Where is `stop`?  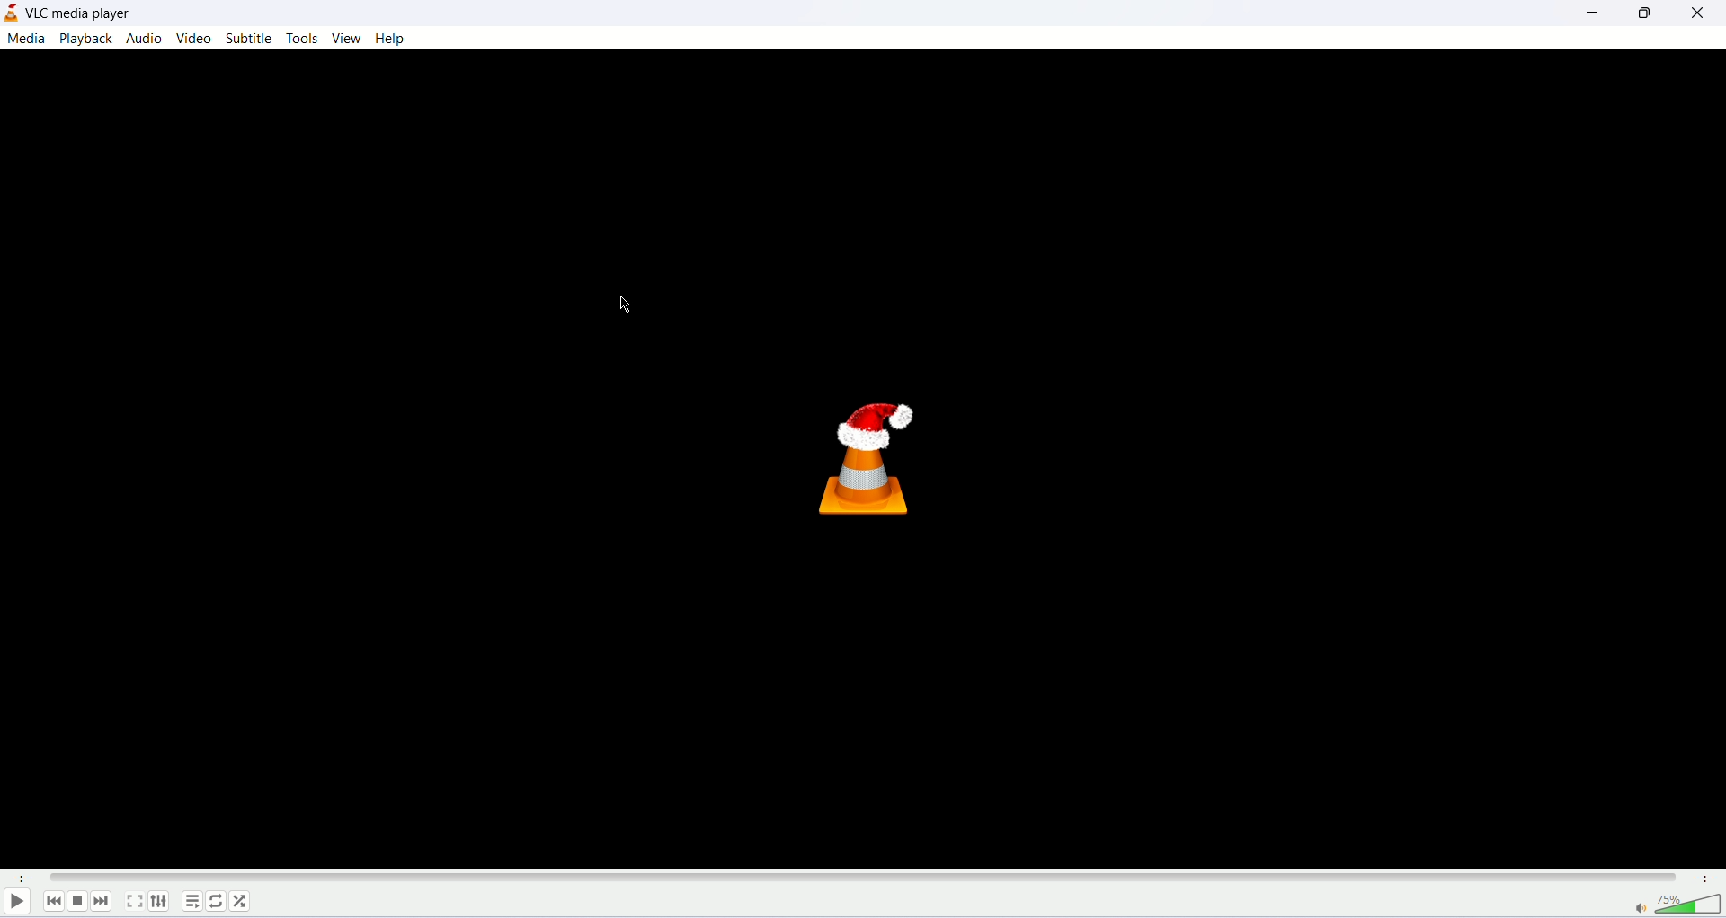
stop is located at coordinates (77, 902).